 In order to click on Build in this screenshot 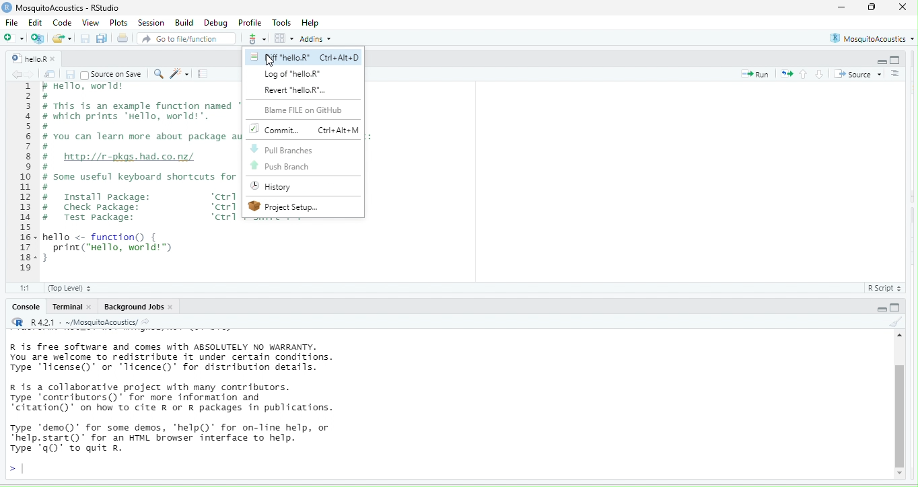, I will do `click(182, 24)`.